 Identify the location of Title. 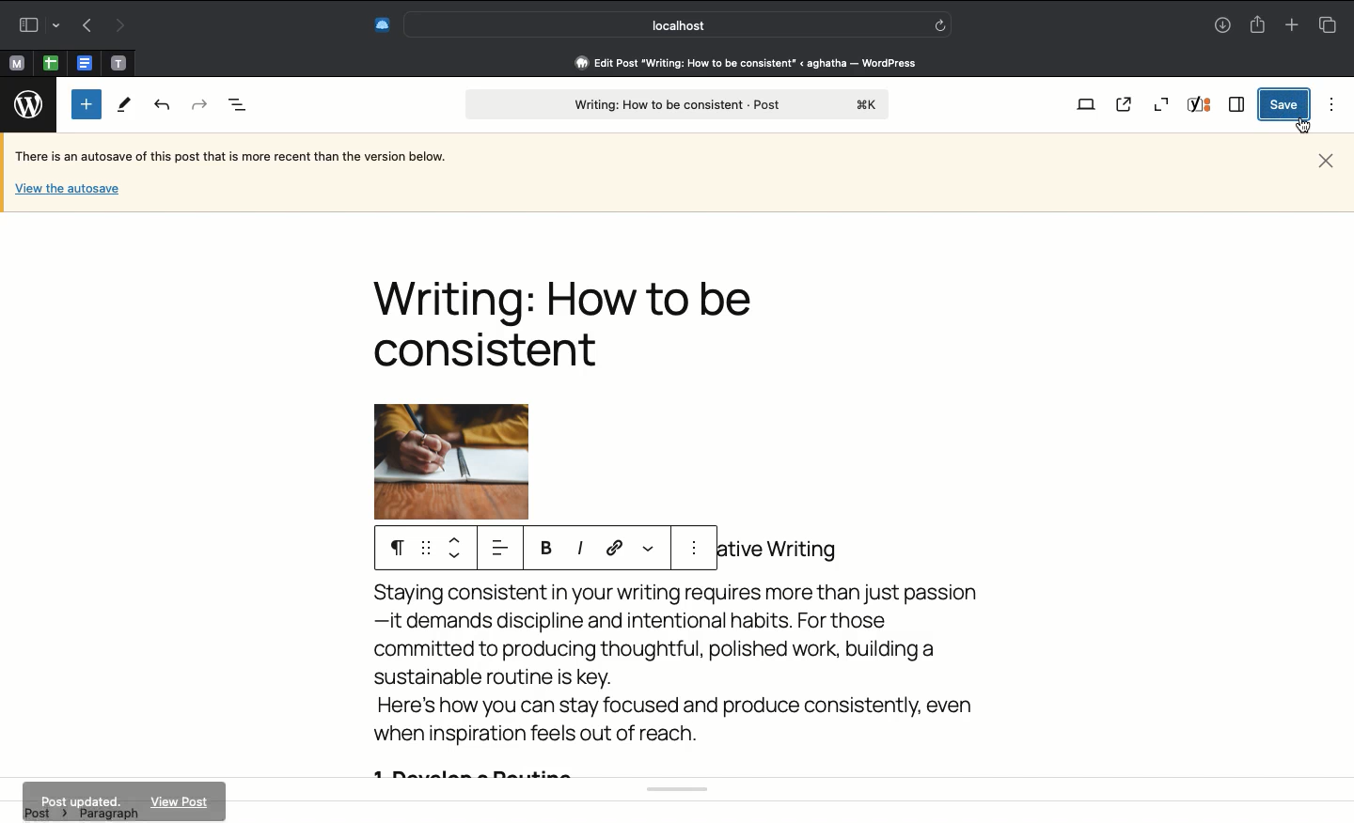
(573, 323).